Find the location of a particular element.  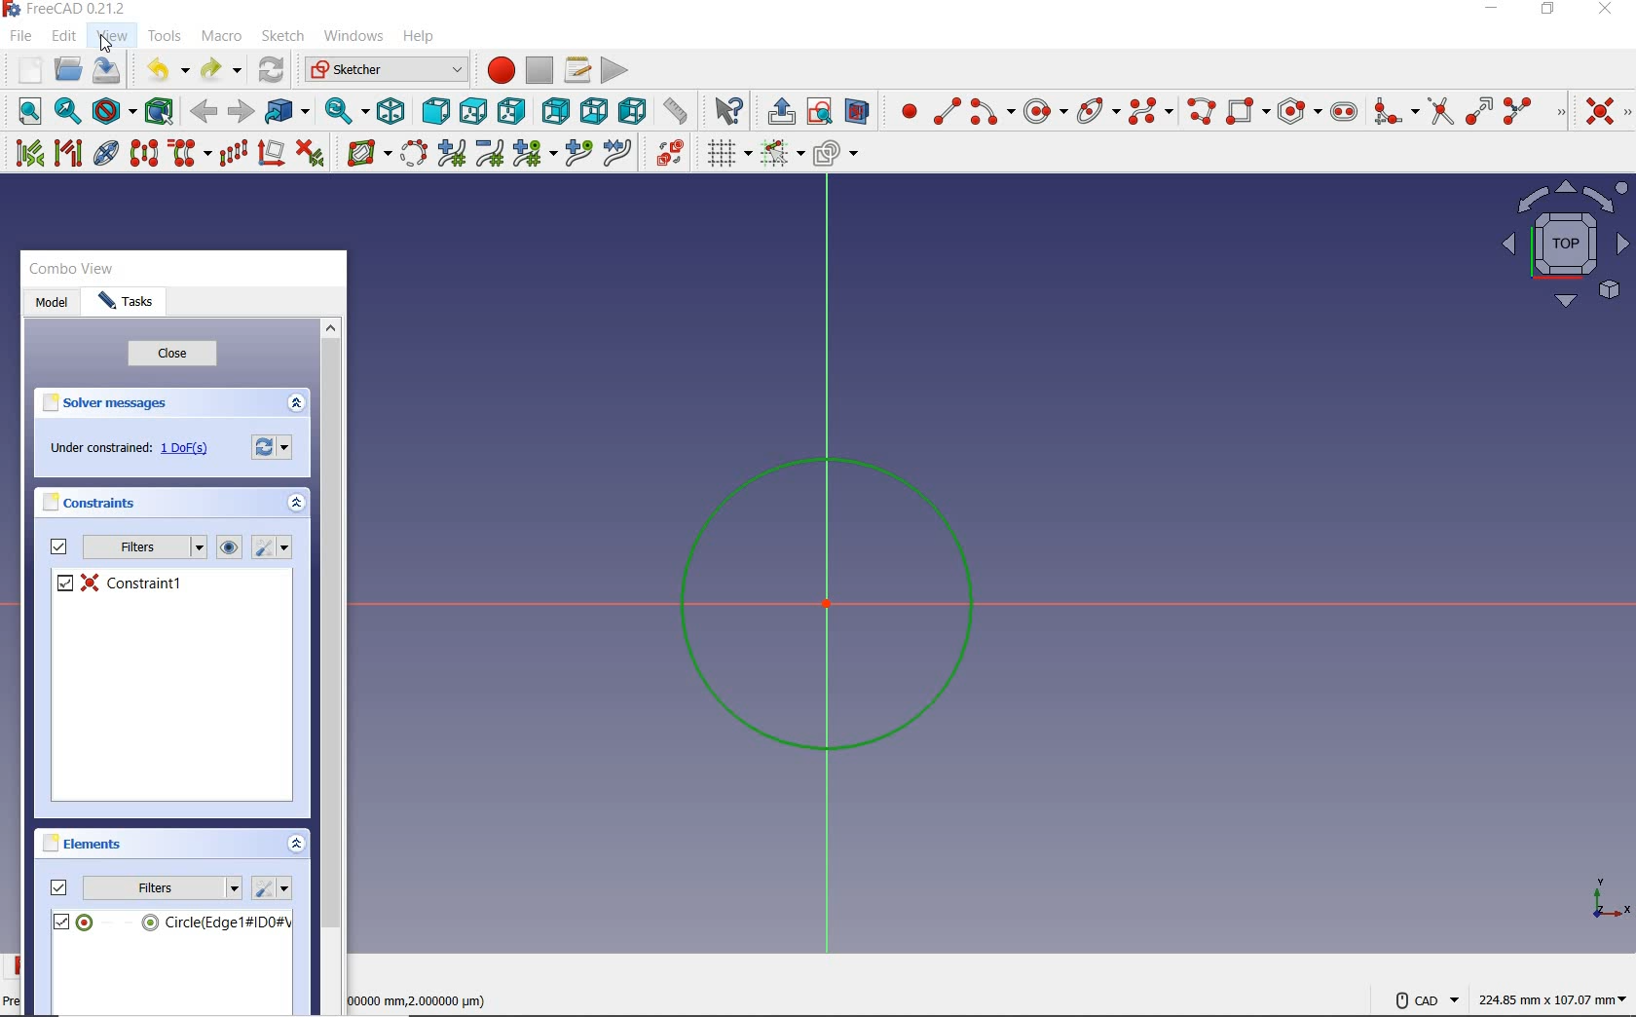

front is located at coordinates (432, 109).